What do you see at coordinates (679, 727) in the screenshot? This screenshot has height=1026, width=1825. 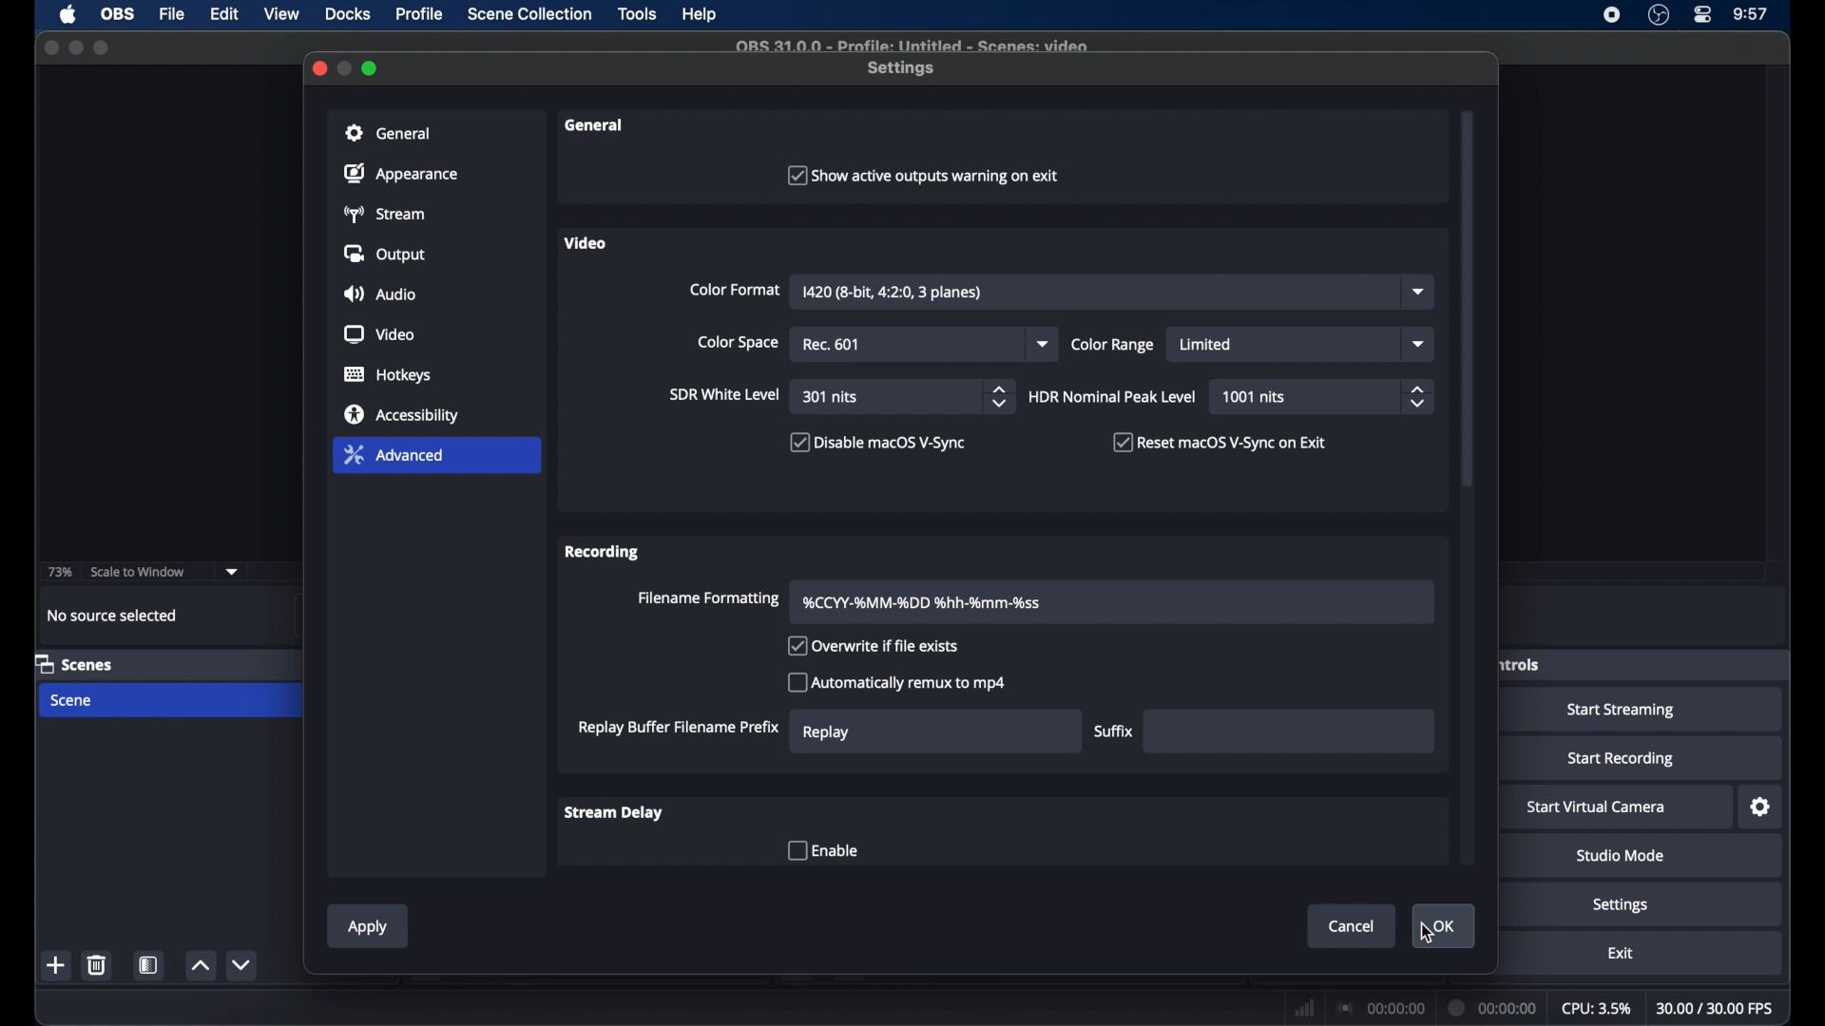 I see `reply buffer ` at bounding box center [679, 727].